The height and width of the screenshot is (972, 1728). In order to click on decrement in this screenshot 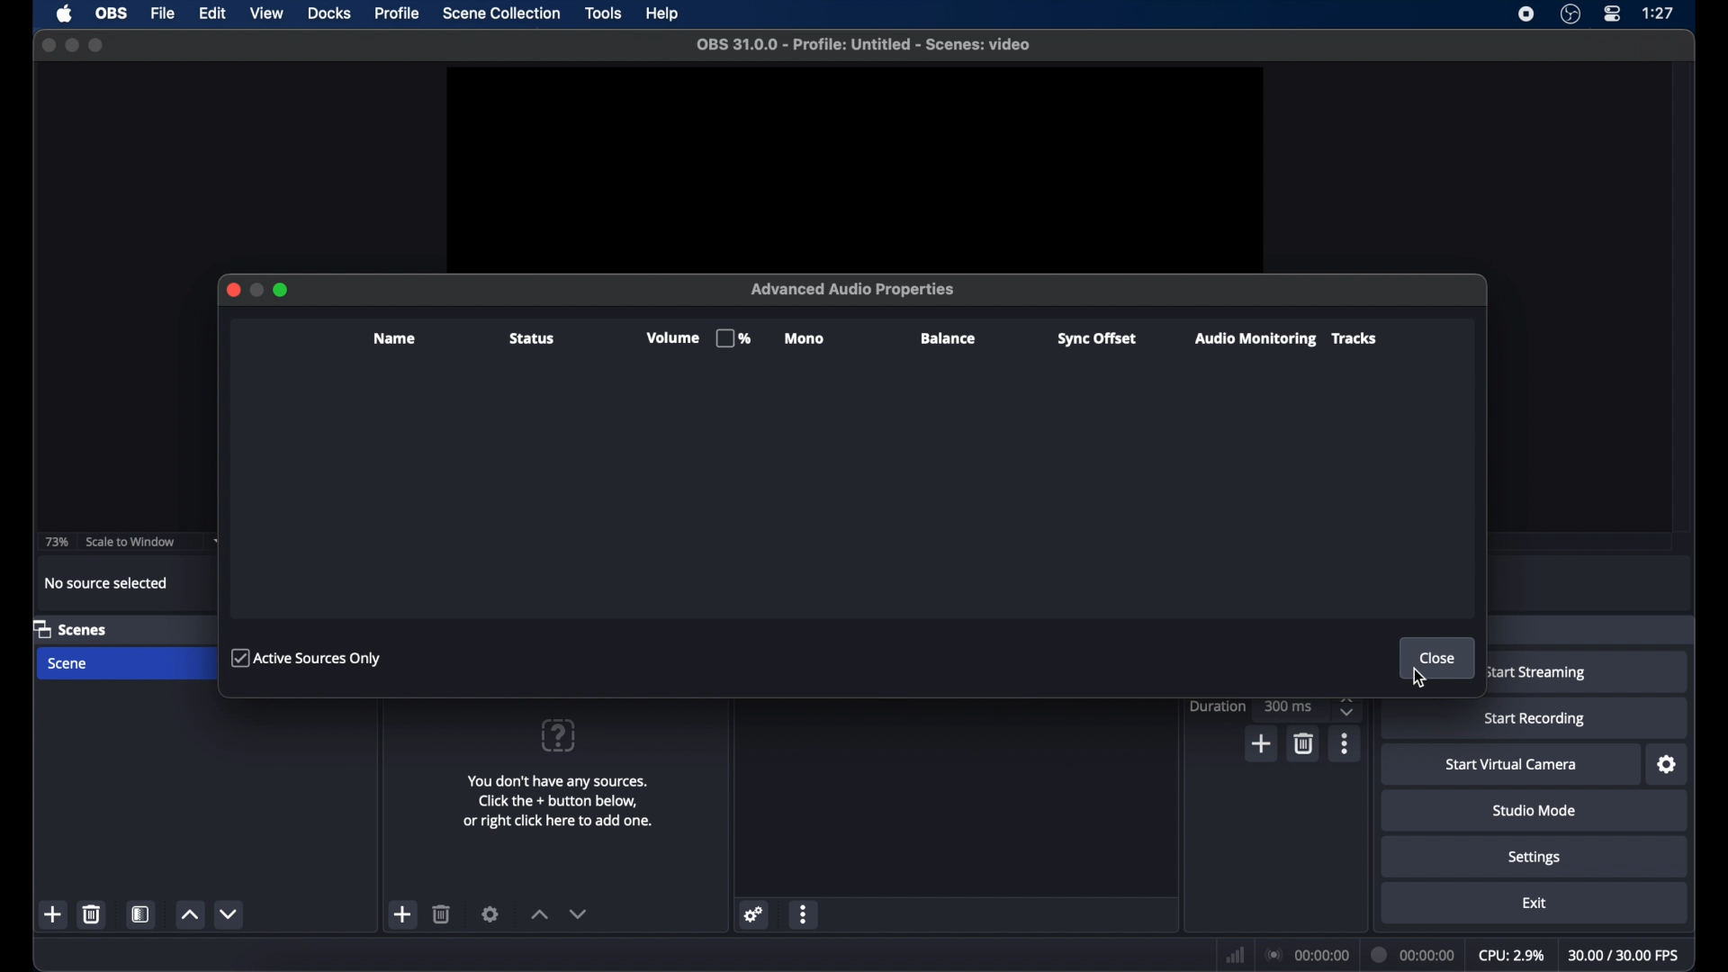, I will do `click(579, 913)`.